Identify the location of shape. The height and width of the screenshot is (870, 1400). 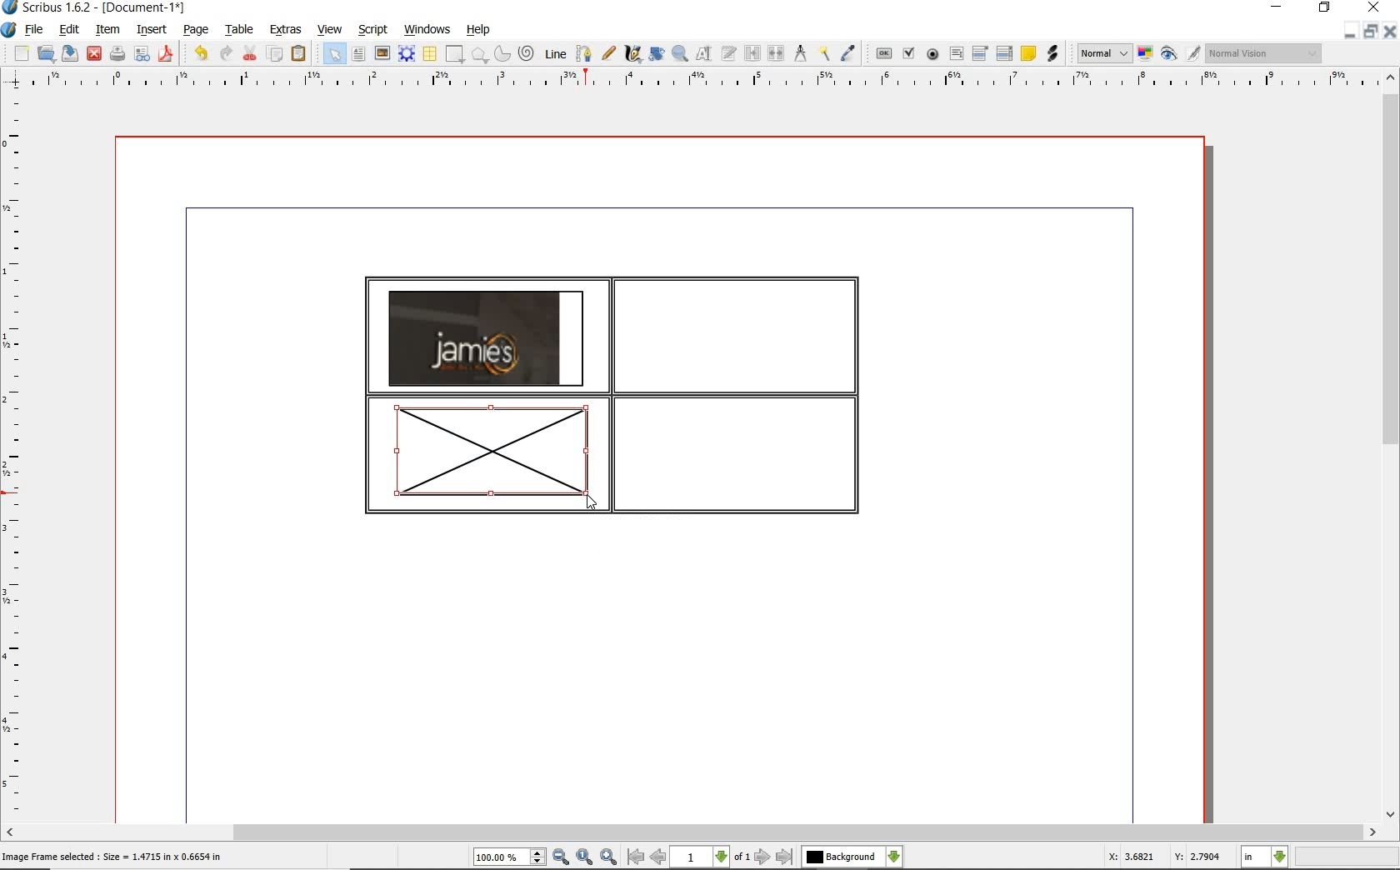
(453, 55).